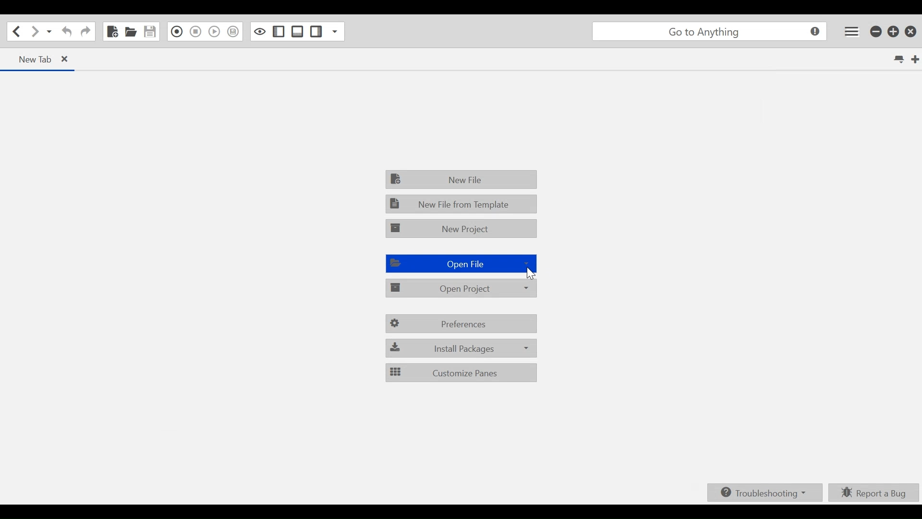 Image resolution: width=922 pixels, height=519 pixels. What do you see at coordinates (336, 31) in the screenshot?
I see `Show specific Sidepane` at bounding box center [336, 31].